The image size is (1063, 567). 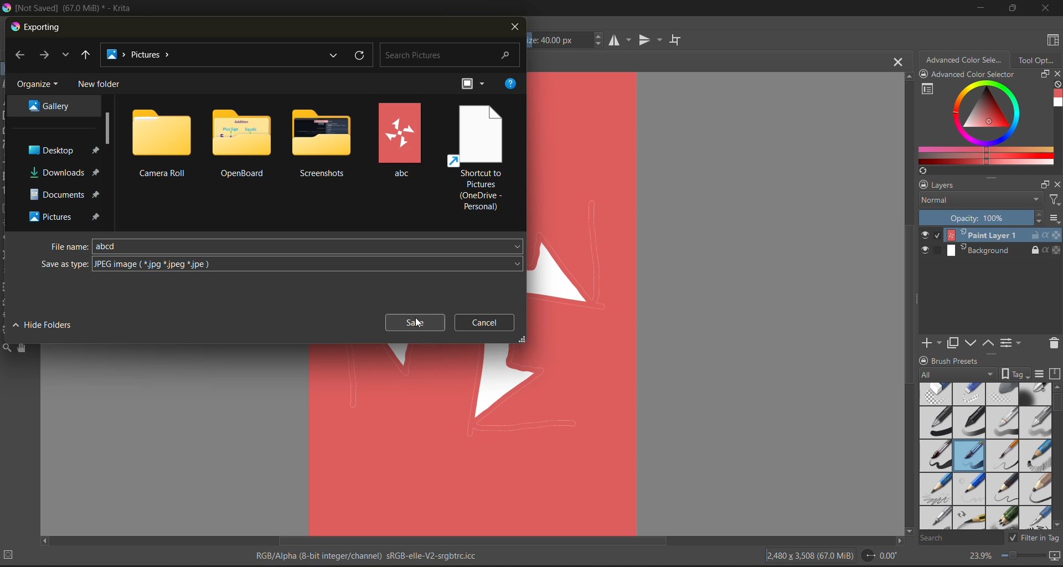 What do you see at coordinates (213, 54) in the screenshot?
I see `file location` at bounding box center [213, 54].